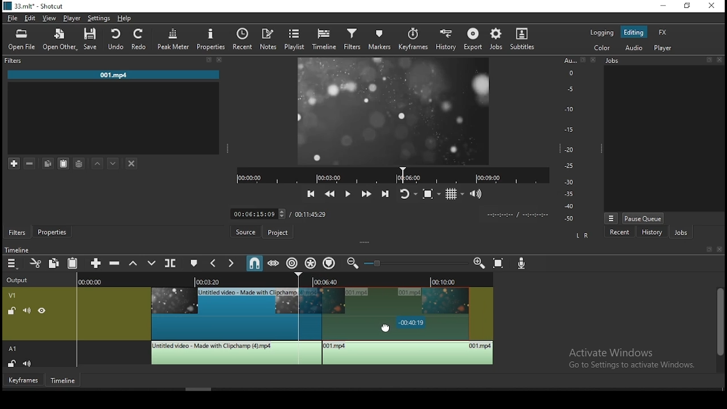  I want to click on close window, so click(713, 7).